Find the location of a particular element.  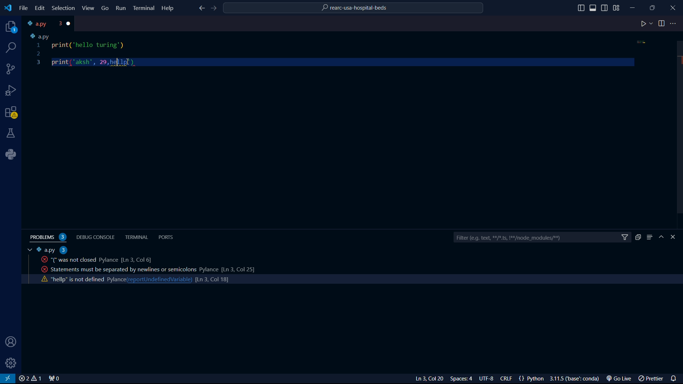

Selection is located at coordinates (64, 9).